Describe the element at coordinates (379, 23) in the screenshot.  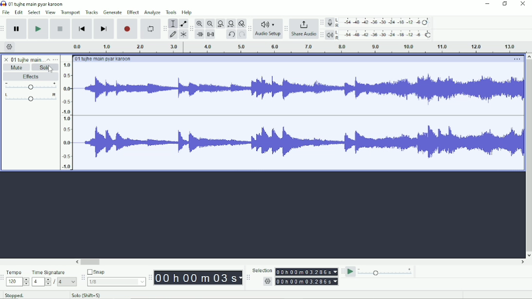
I see `Record meter` at that location.